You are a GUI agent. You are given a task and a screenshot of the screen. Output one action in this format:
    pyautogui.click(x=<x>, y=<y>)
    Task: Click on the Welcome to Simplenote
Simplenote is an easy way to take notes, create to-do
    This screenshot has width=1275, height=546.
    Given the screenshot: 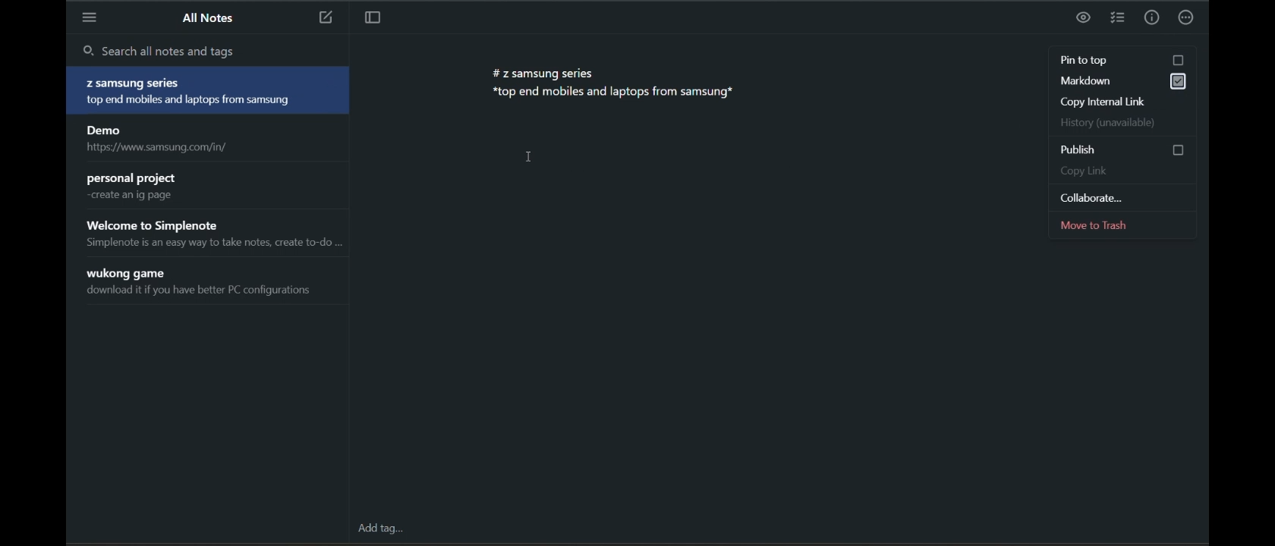 What is the action you would take?
    pyautogui.click(x=212, y=235)
    